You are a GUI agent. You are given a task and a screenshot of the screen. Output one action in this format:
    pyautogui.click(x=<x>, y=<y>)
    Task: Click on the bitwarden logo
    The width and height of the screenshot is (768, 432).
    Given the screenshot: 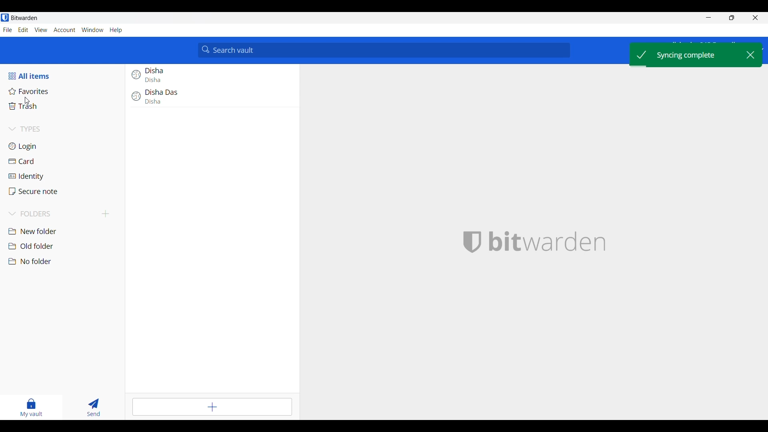 What is the action you would take?
    pyautogui.click(x=473, y=241)
    